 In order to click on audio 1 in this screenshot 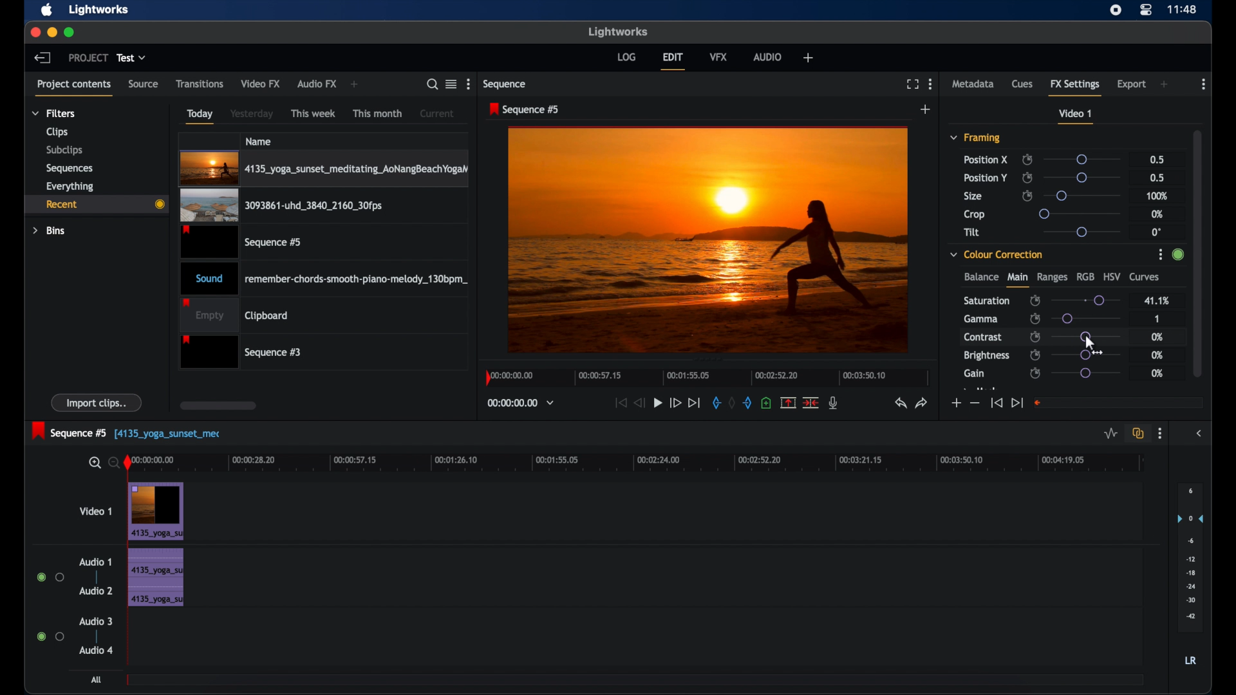, I will do `click(95, 562)`.